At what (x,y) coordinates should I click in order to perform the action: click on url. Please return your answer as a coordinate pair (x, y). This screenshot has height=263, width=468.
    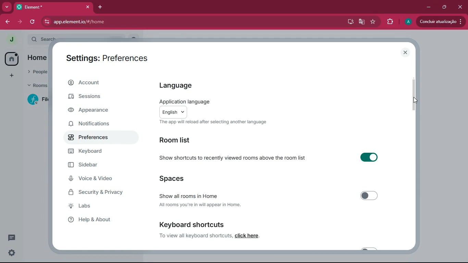
    Looking at the image, I should click on (99, 22).